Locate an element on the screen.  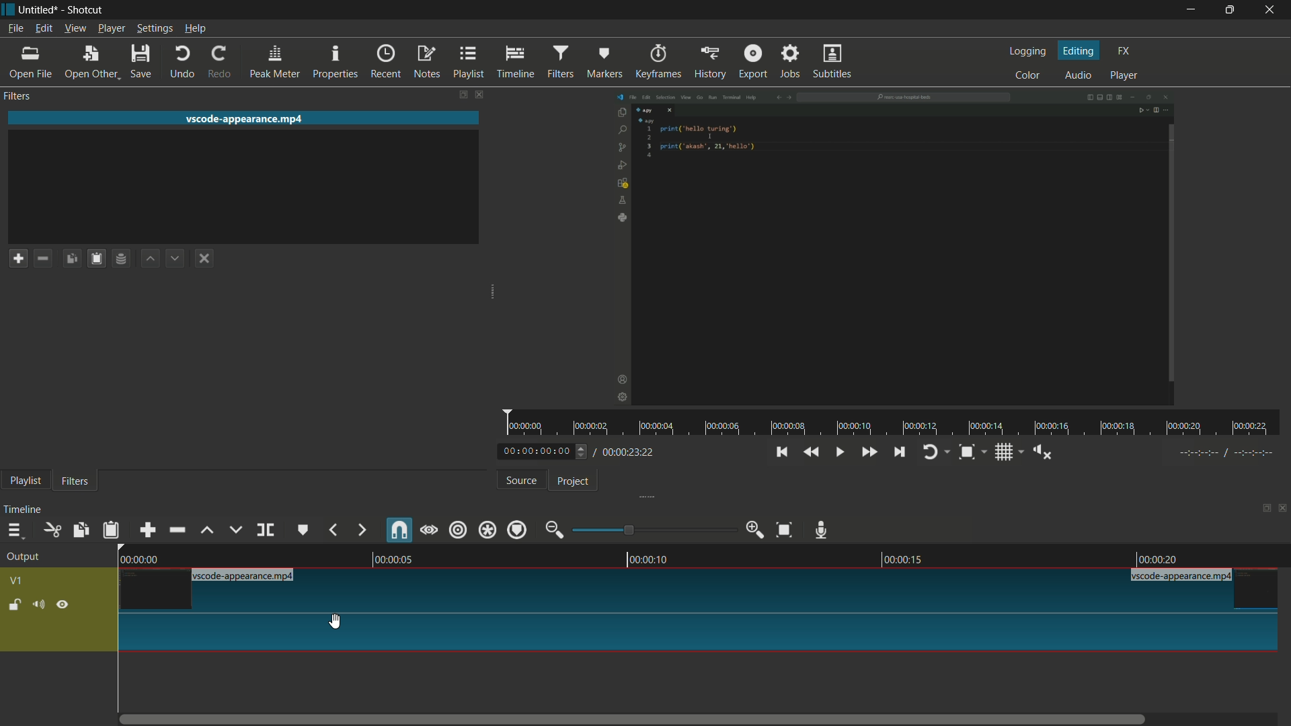
subtitles is located at coordinates (833, 61).